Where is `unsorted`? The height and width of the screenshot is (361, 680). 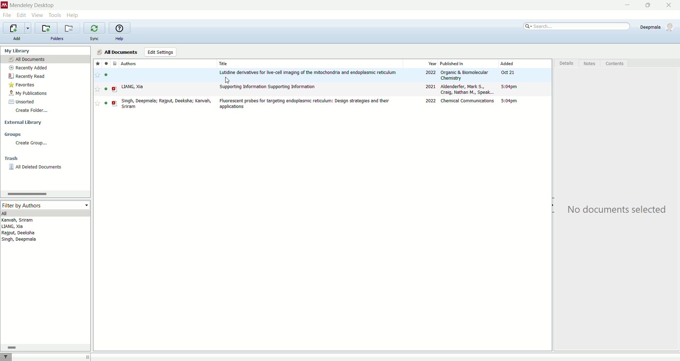
unsorted is located at coordinates (23, 101).